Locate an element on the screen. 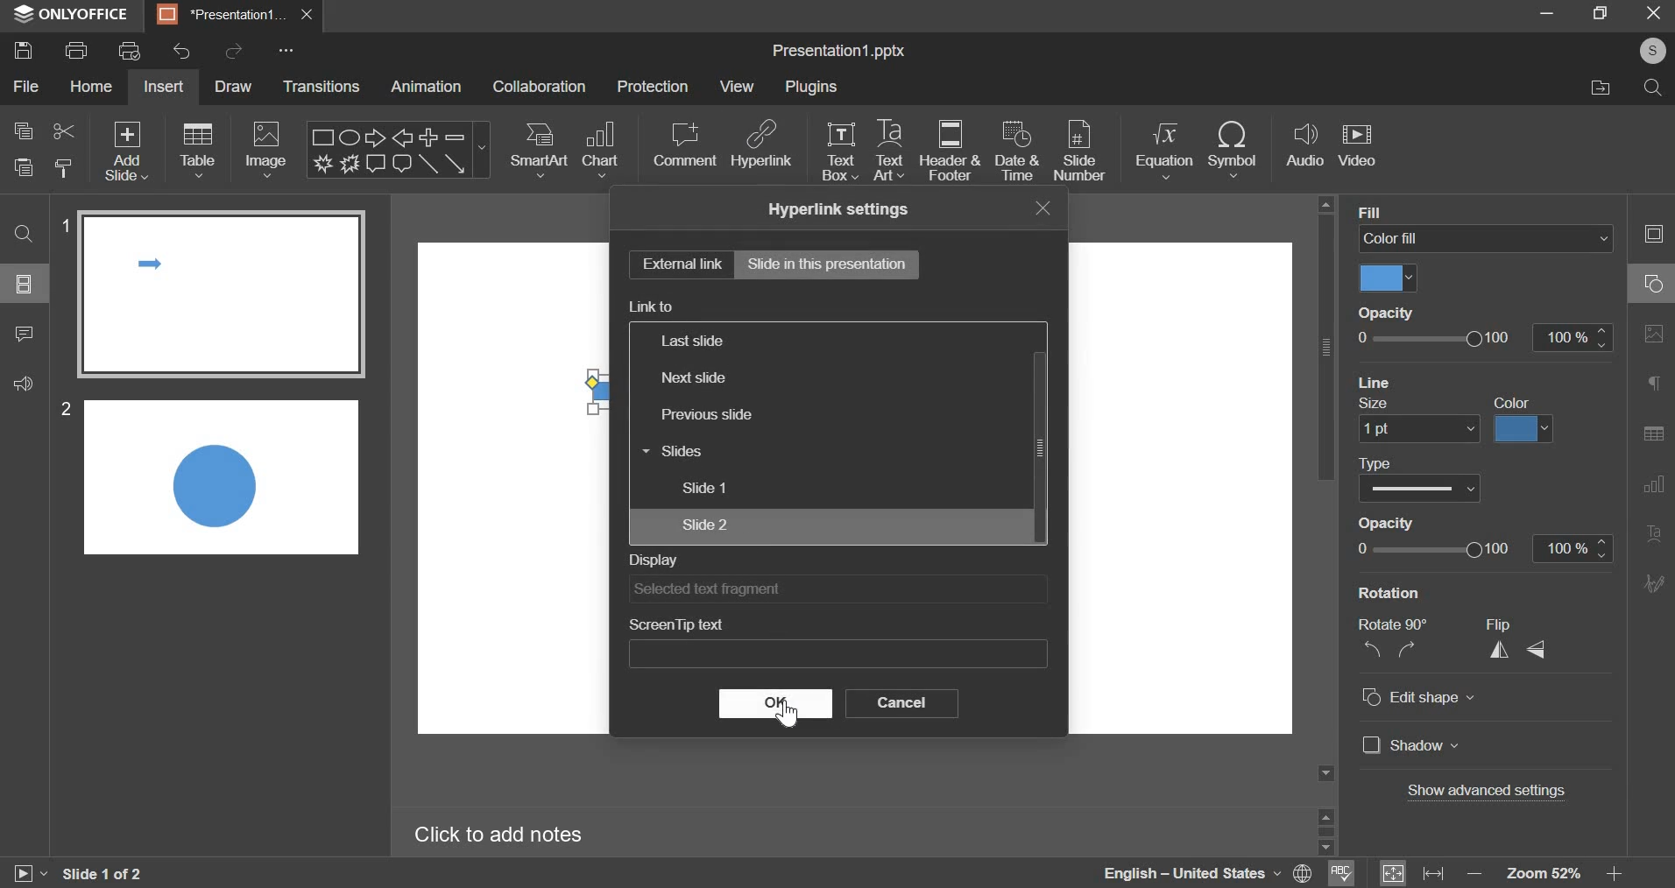 The image size is (1675, 888). scroll down is located at coordinates (1326, 774).